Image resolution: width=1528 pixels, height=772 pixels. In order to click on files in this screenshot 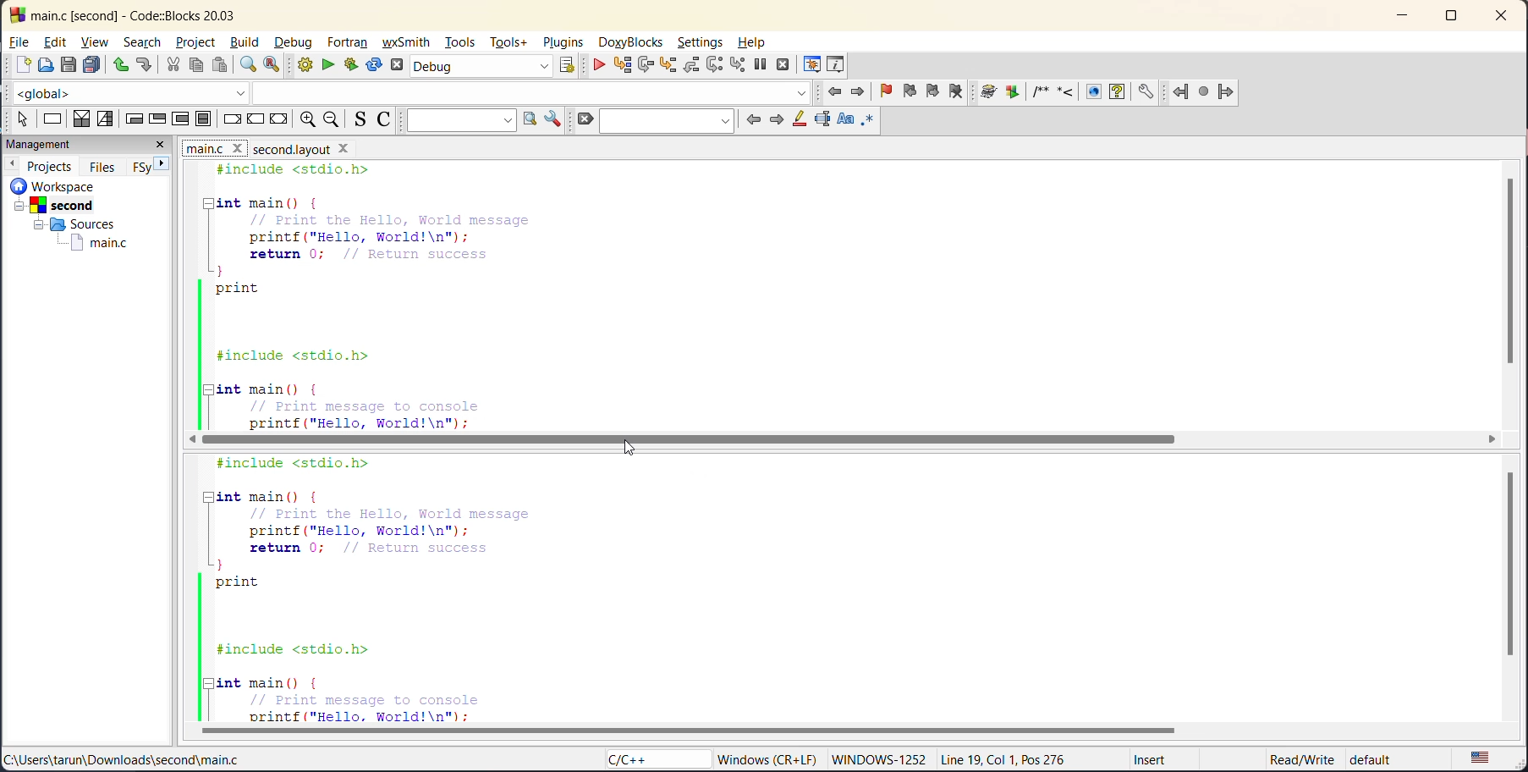, I will do `click(102, 165)`.